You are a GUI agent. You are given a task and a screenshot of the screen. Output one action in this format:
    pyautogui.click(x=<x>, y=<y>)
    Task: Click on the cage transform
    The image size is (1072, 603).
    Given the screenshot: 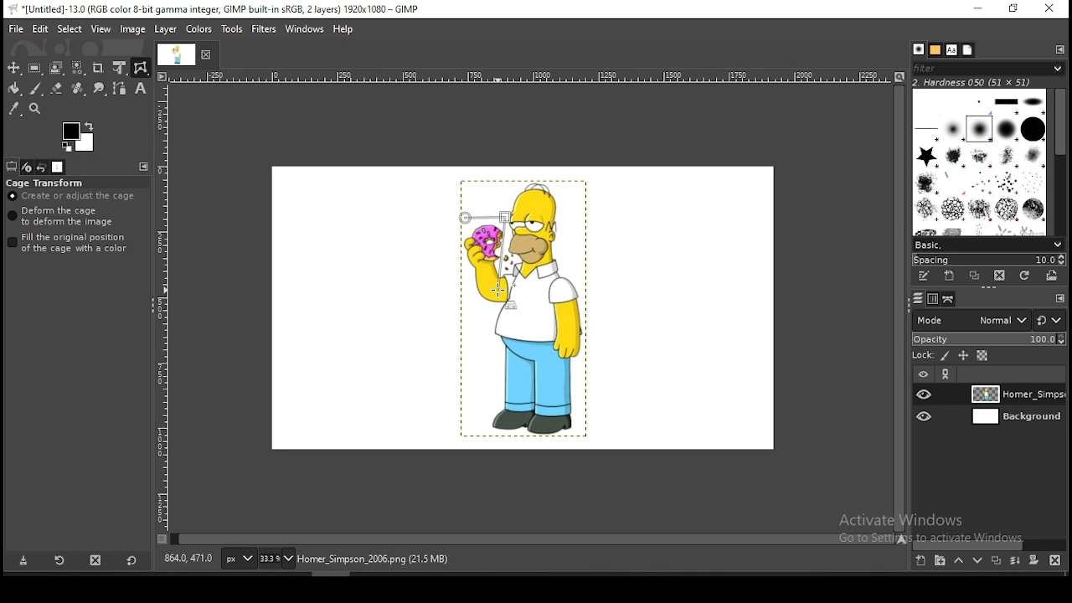 What is the action you would take?
    pyautogui.click(x=141, y=68)
    